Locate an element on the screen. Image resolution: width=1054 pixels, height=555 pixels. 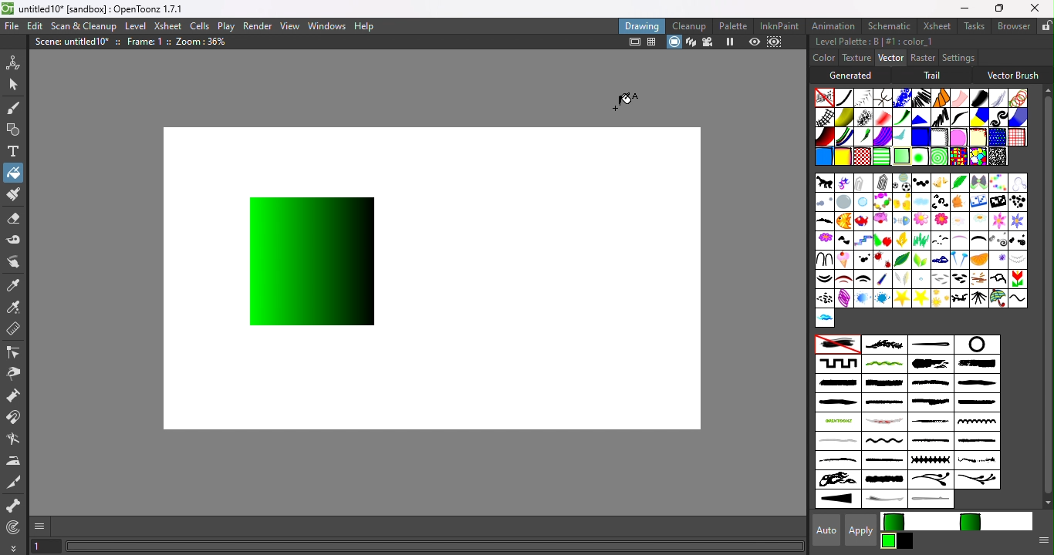
small_brush is located at coordinates (932, 442).